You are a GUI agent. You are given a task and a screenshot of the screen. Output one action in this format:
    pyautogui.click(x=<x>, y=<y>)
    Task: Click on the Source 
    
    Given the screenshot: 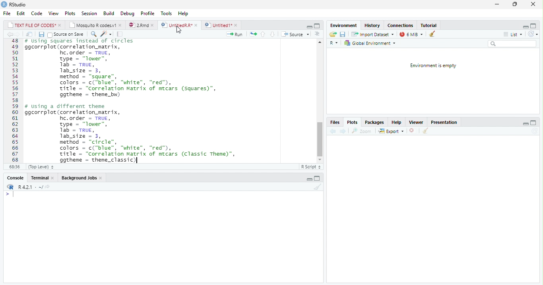 What is the action you would take?
    pyautogui.click(x=297, y=35)
    